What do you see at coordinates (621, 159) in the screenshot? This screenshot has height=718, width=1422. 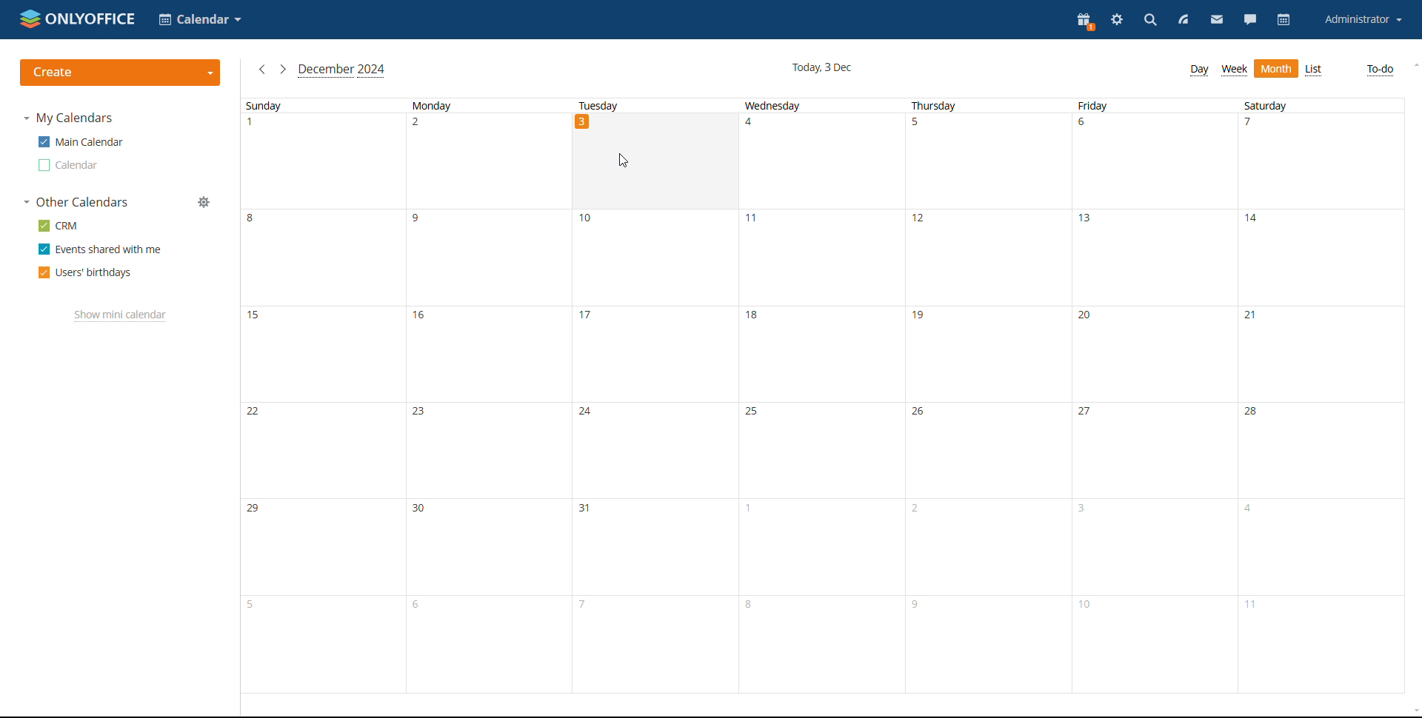 I see `cursor` at bounding box center [621, 159].